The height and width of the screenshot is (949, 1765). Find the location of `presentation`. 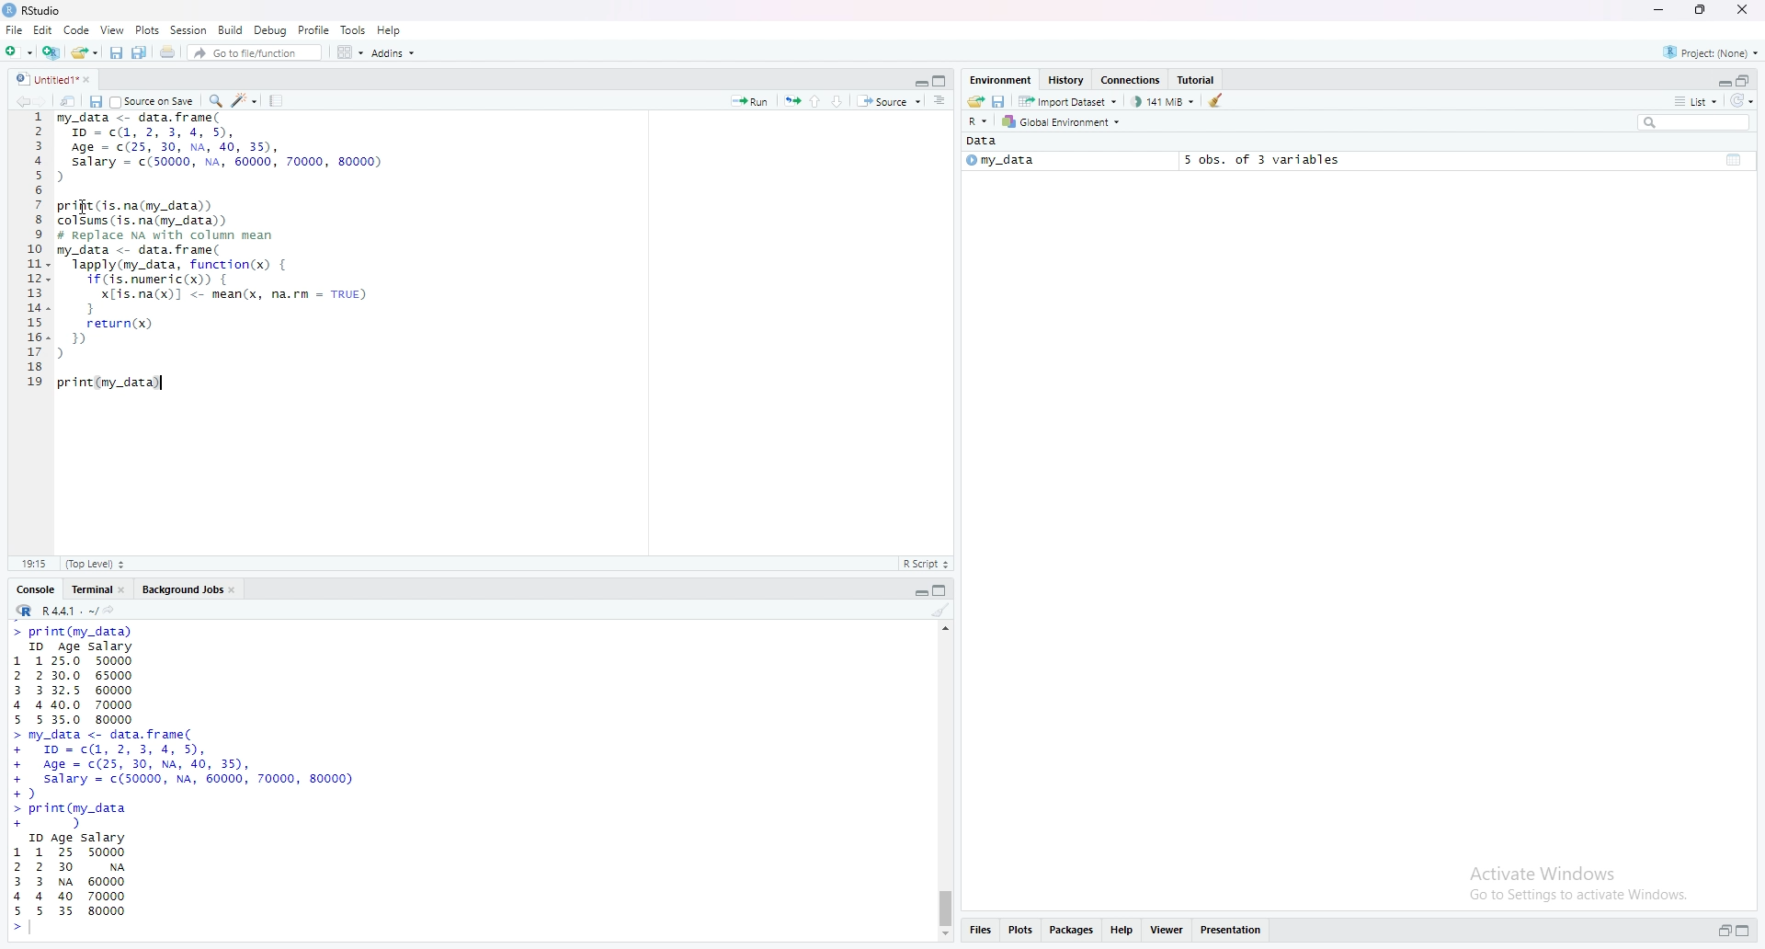

presentation is located at coordinates (1237, 930).